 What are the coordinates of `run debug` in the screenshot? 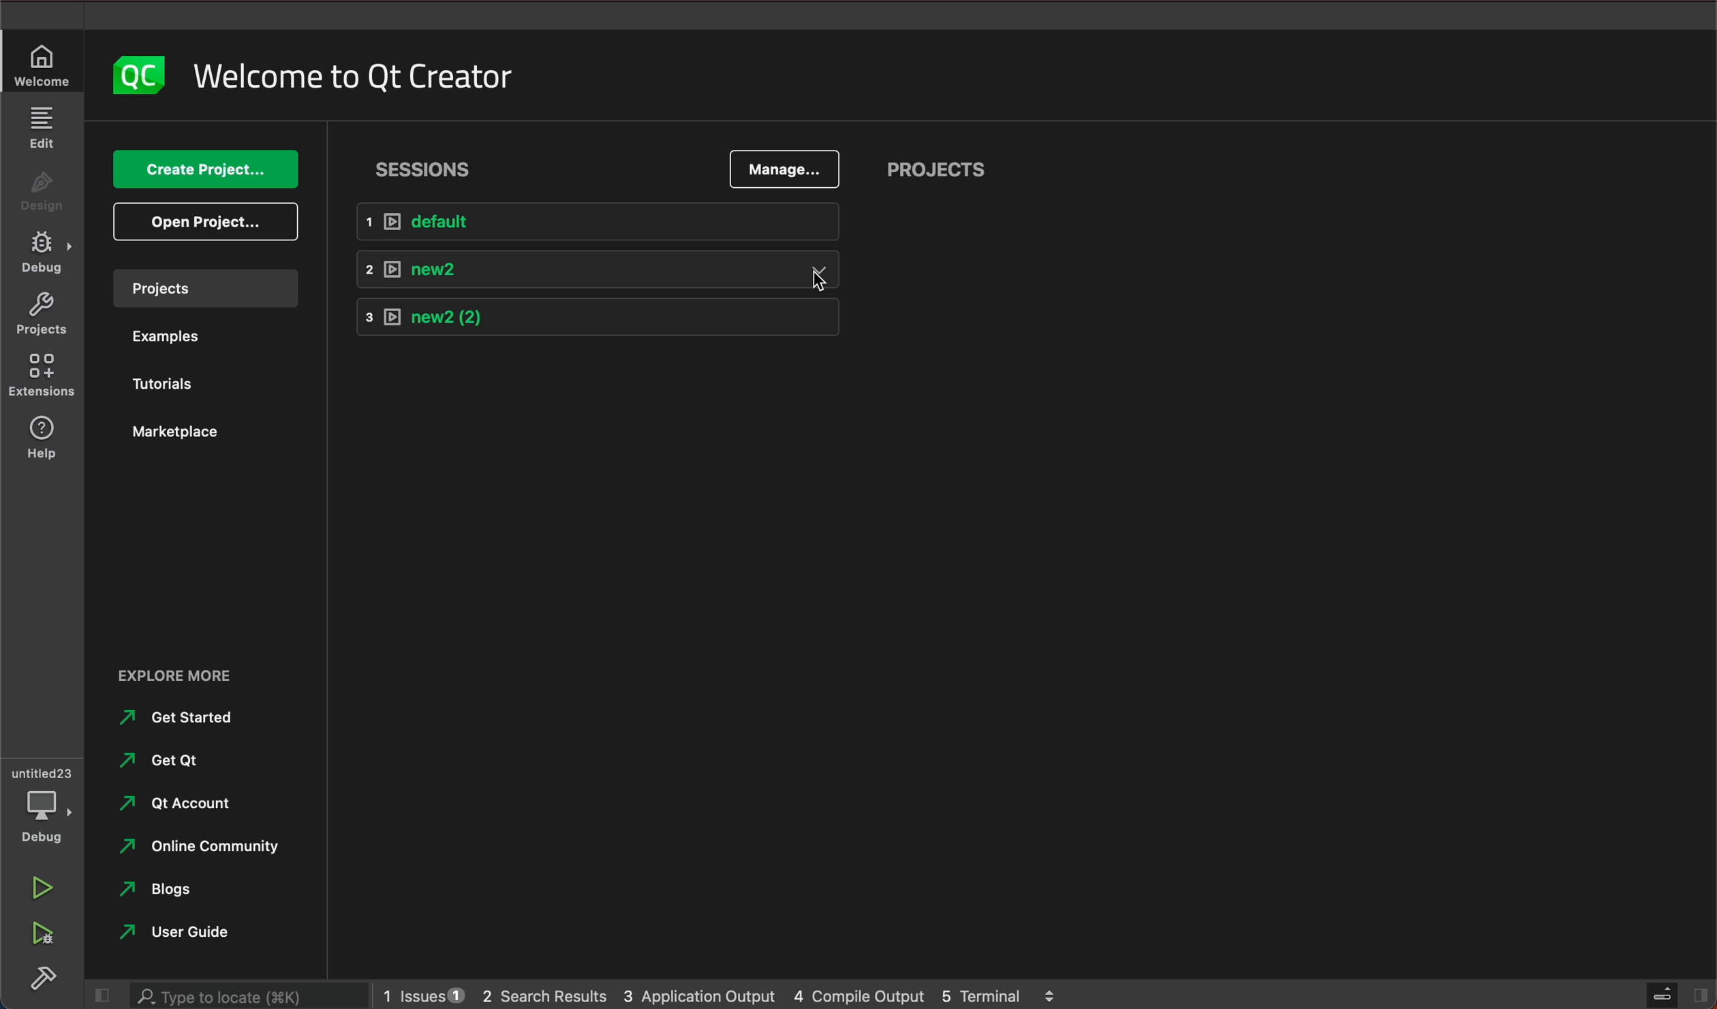 It's located at (42, 931).